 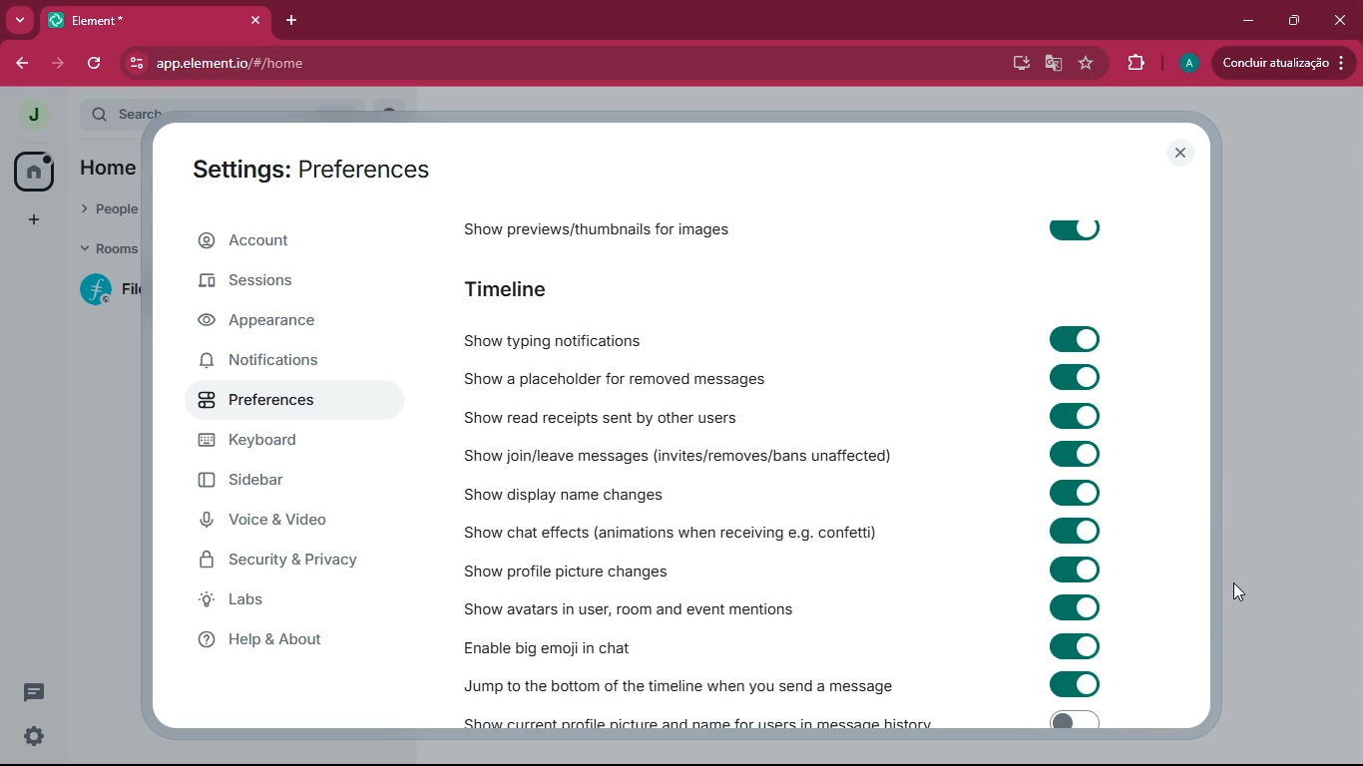 I want to click on restore down, so click(x=1295, y=21).